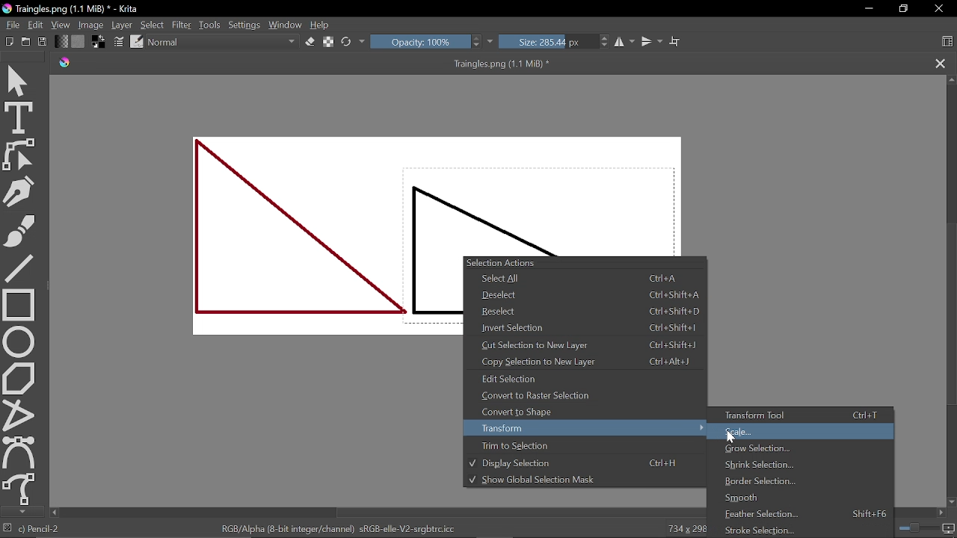 This screenshot has height=538, width=957. I want to click on Select All, so click(581, 279).